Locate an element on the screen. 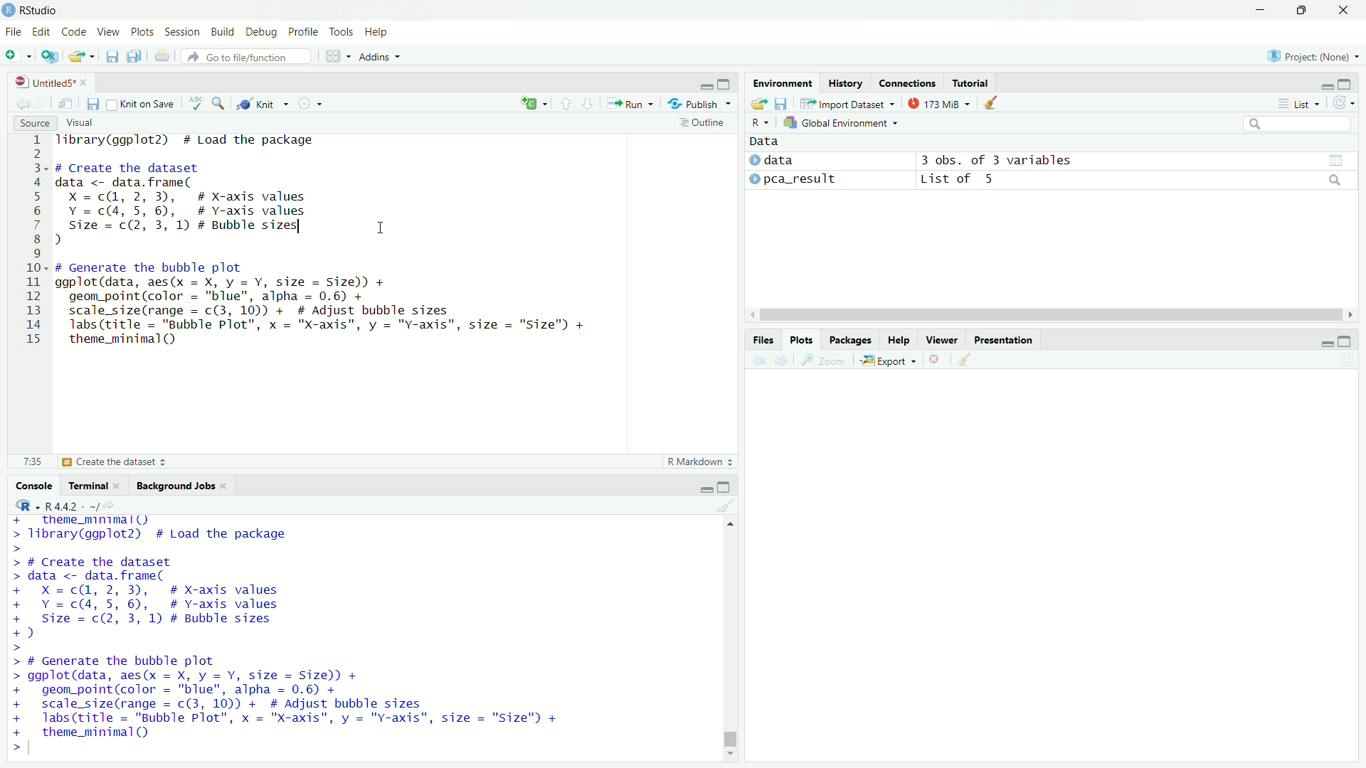 The height and width of the screenshot is (768, 1366). zoom is located at coordinates (825, 361).